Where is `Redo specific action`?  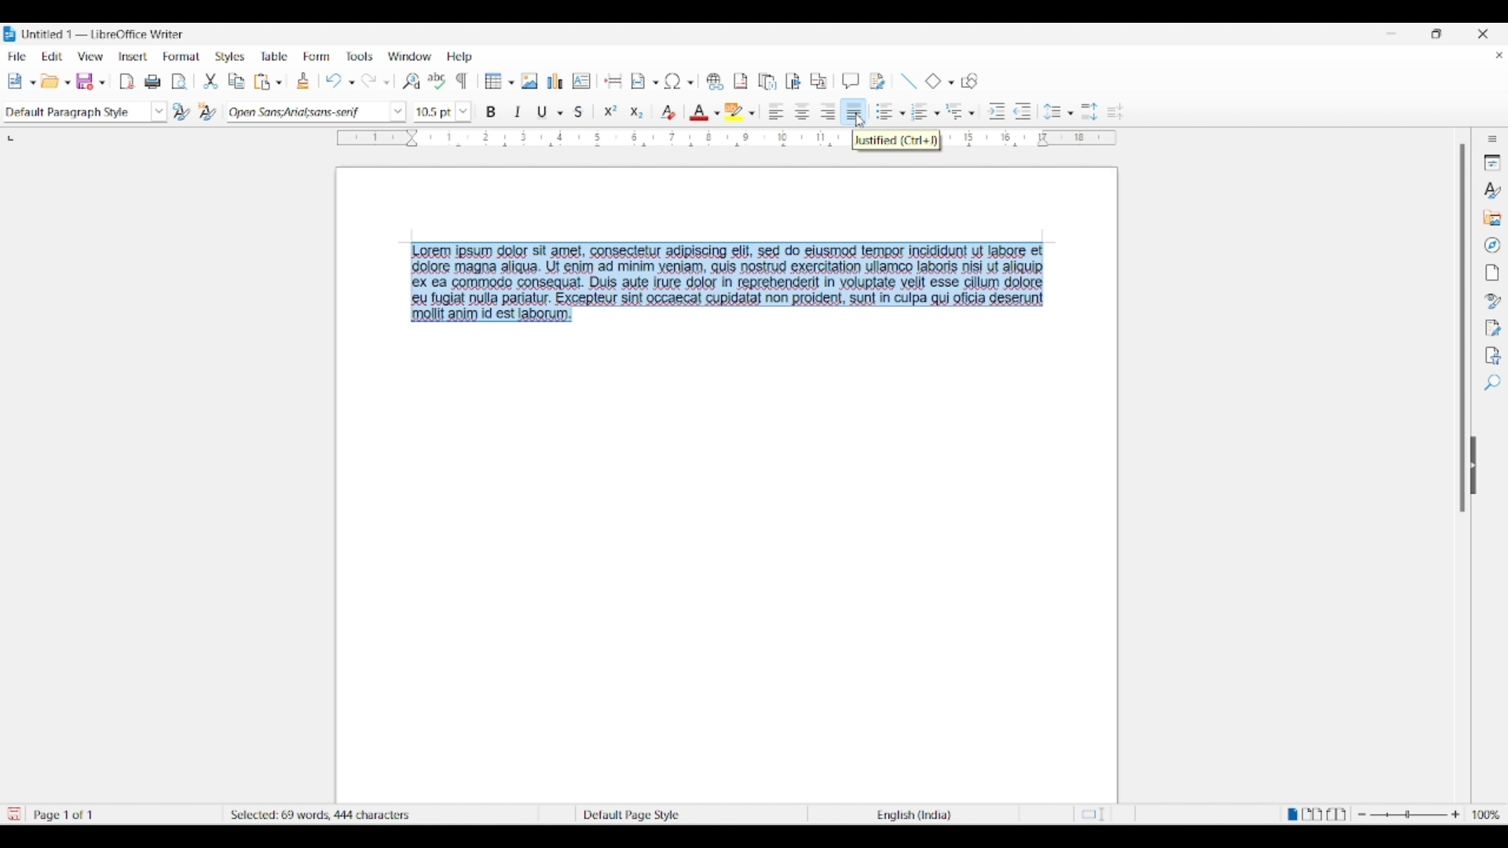
Redo specific action is located at coordinates (386, 83).